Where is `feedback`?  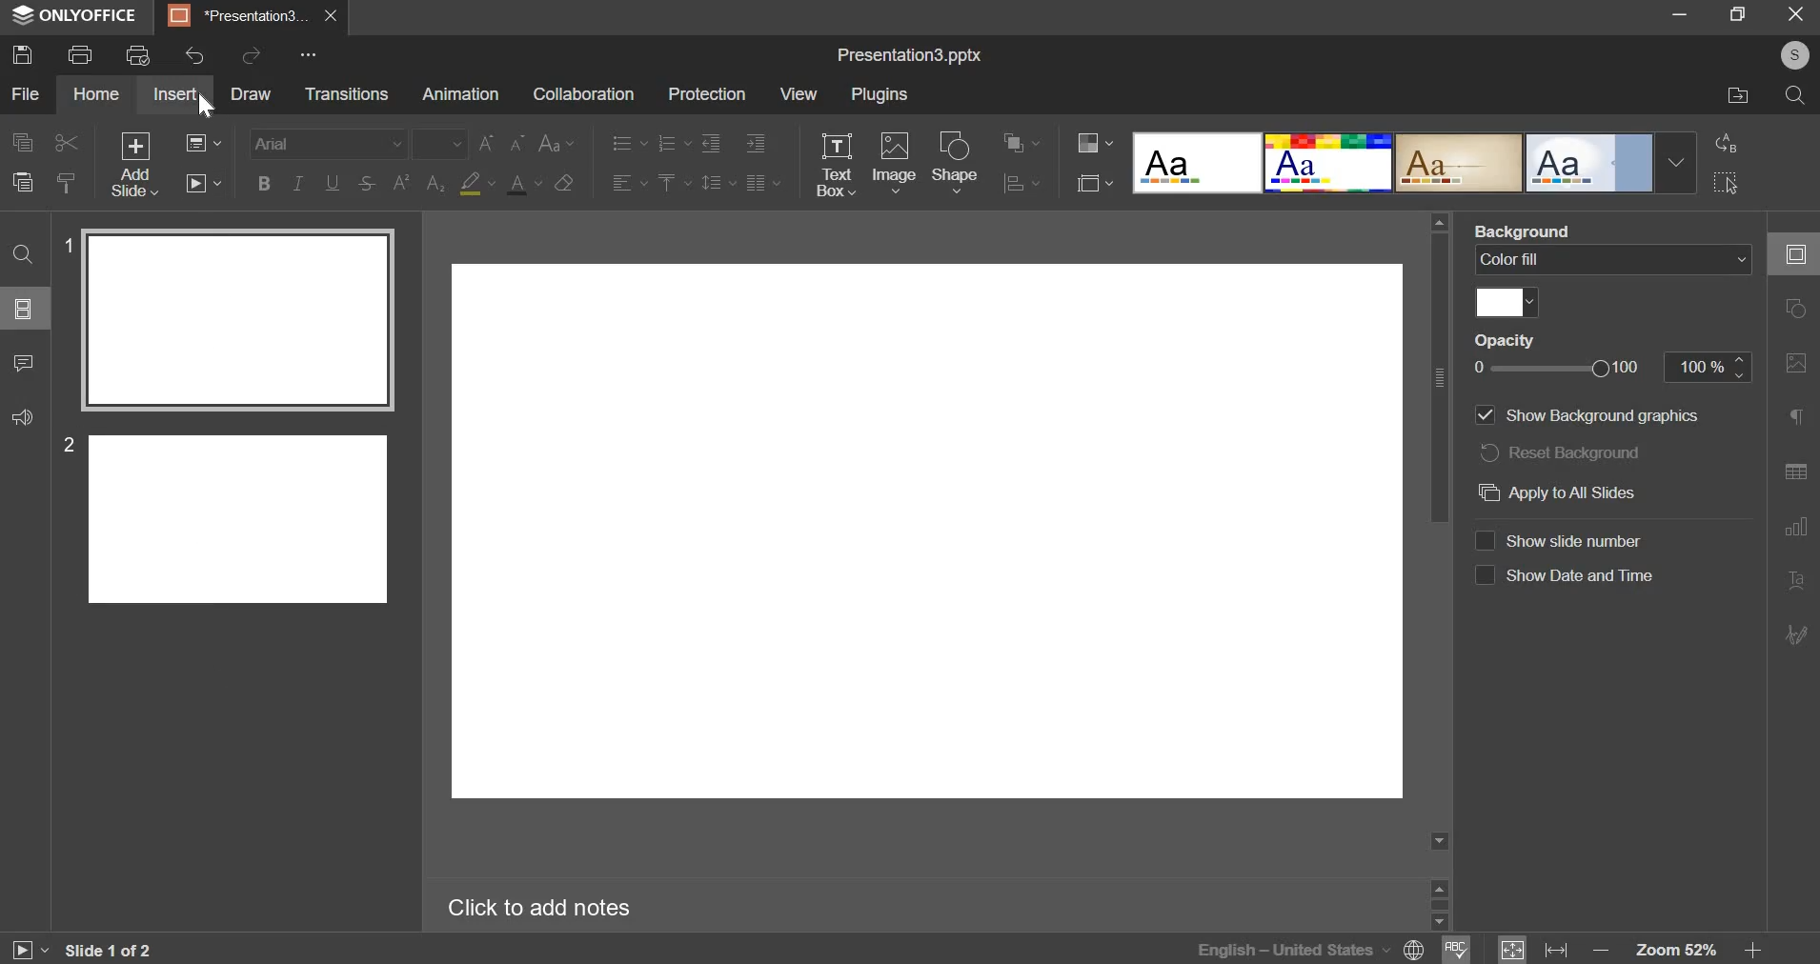
feedback is located at coordinates (23, 417).